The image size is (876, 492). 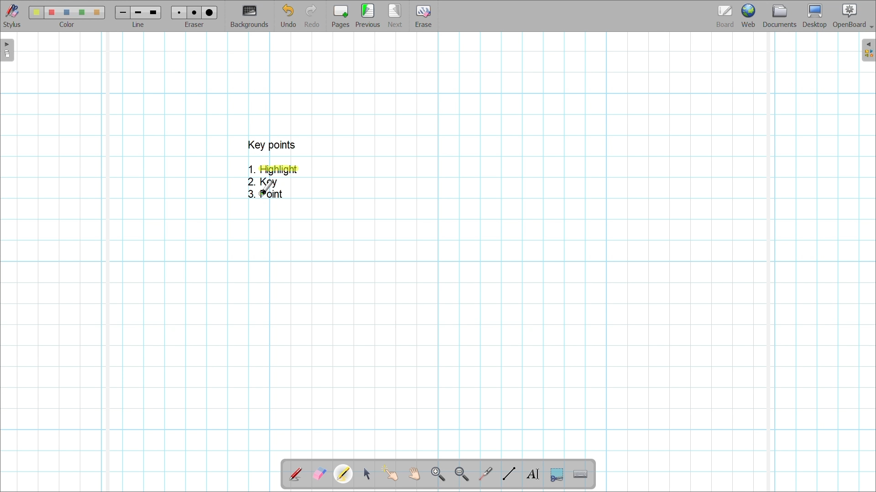 I want to click on Annotate document, so click(x=295, y=475).